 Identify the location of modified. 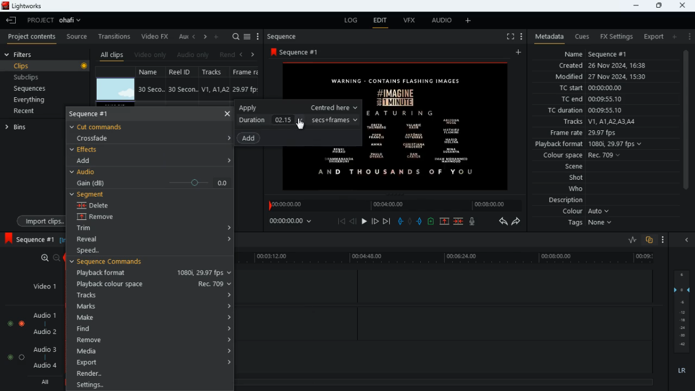
(608, 78).